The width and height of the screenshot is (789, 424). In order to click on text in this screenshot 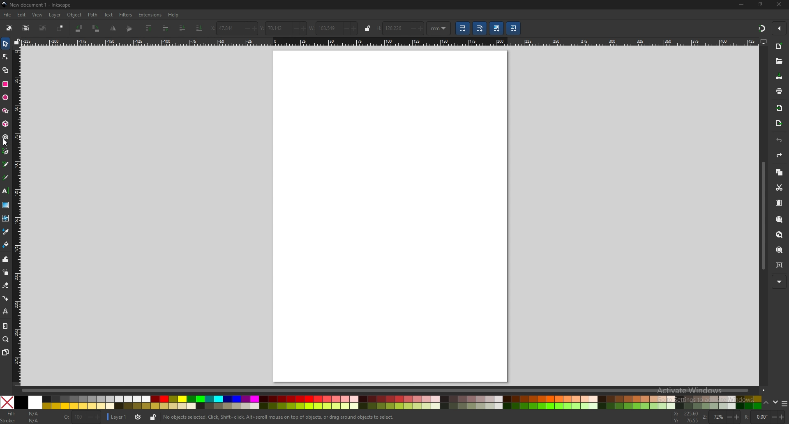, I will do `click(108, 15)`.